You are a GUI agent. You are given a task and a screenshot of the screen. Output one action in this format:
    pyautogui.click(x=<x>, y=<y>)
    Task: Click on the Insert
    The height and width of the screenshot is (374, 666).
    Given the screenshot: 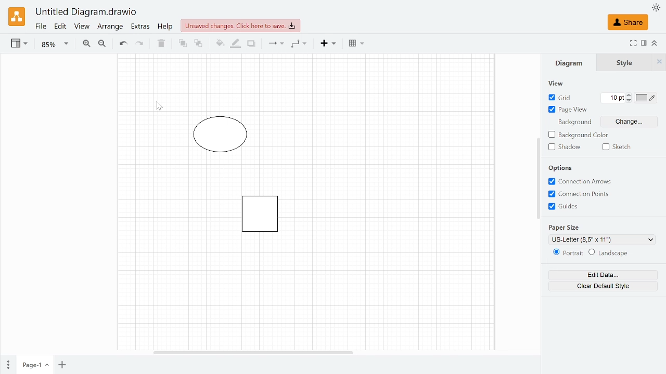 What is the action you would take?
    pyautogui.click(x=329, y=44)
    